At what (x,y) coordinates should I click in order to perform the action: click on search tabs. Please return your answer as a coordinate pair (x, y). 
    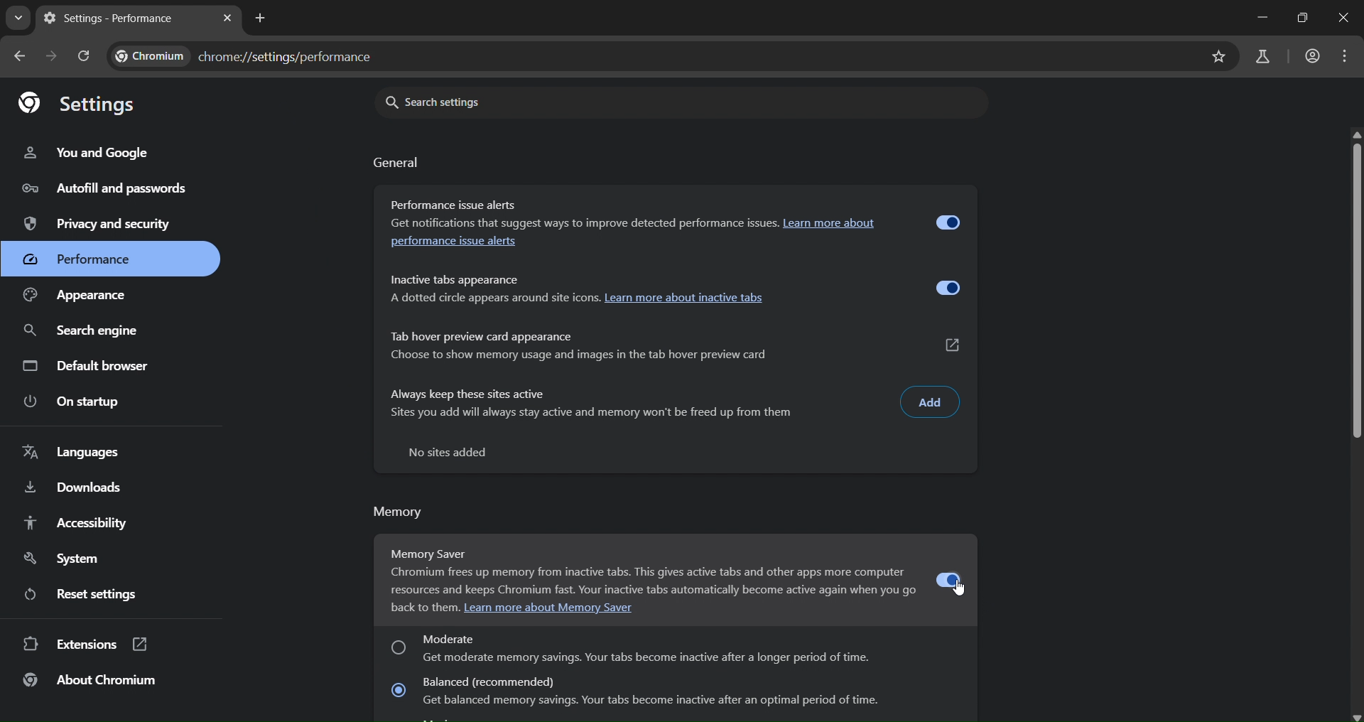
    Looking at the image, I should click on (19, 18).